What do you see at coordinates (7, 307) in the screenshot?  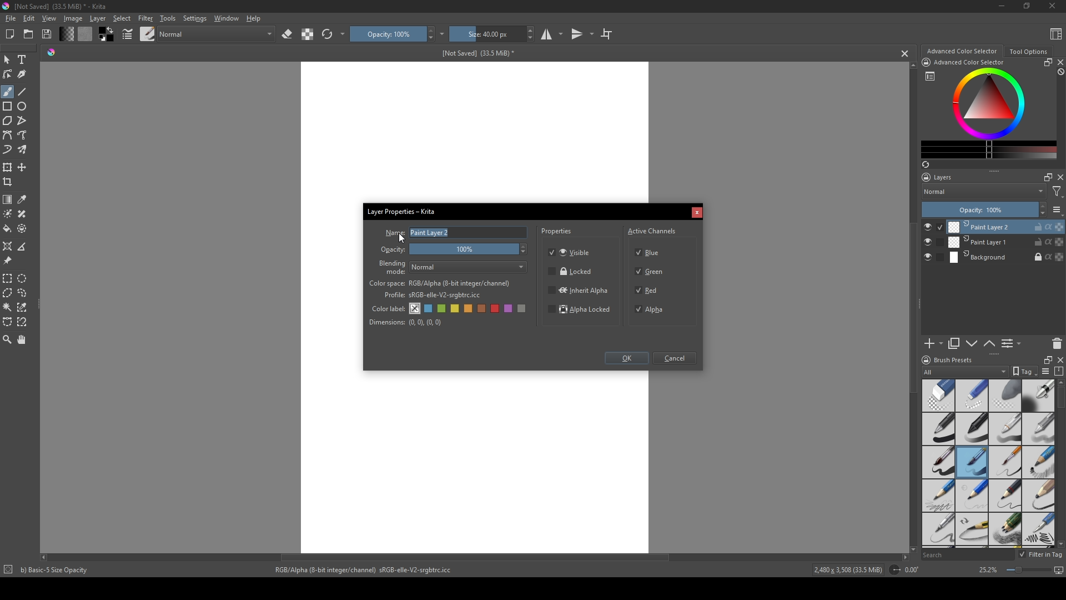 I see `magic wand` at bounding box center [7, 307].